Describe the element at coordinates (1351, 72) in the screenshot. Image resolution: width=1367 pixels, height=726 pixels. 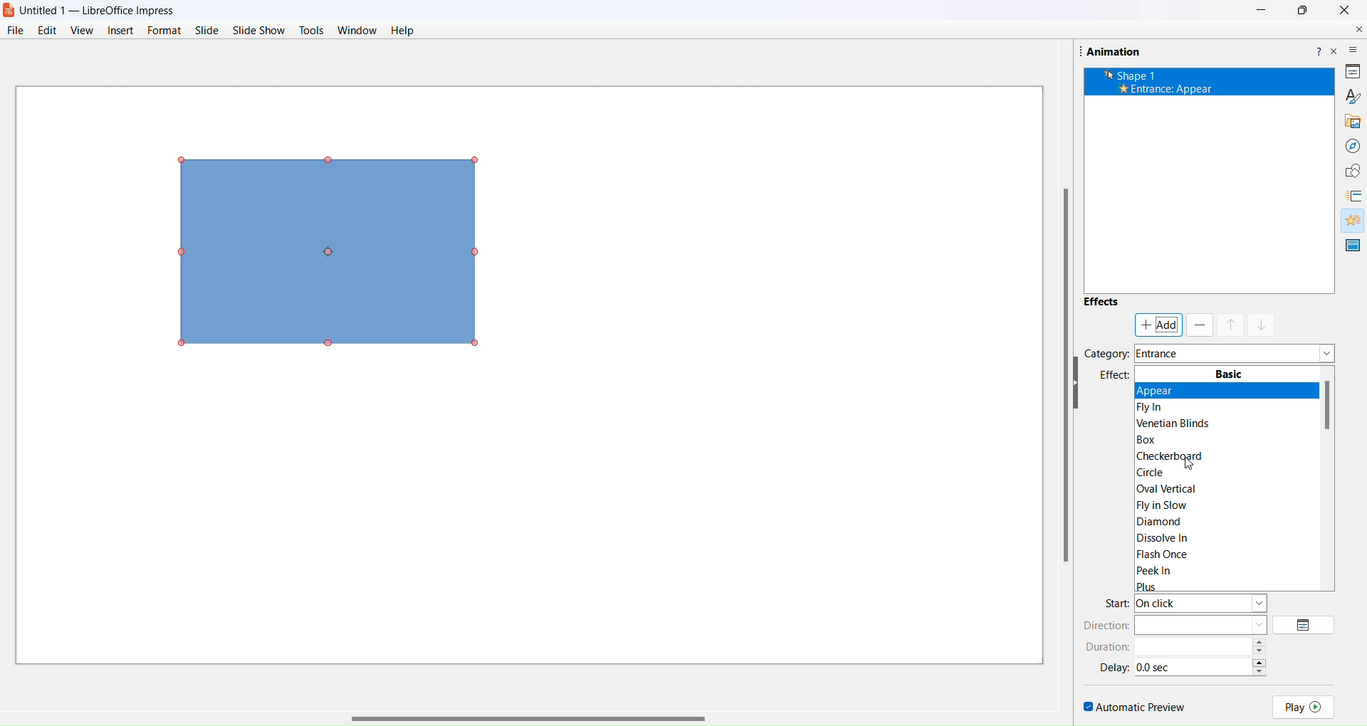
I see `properties` at that location.